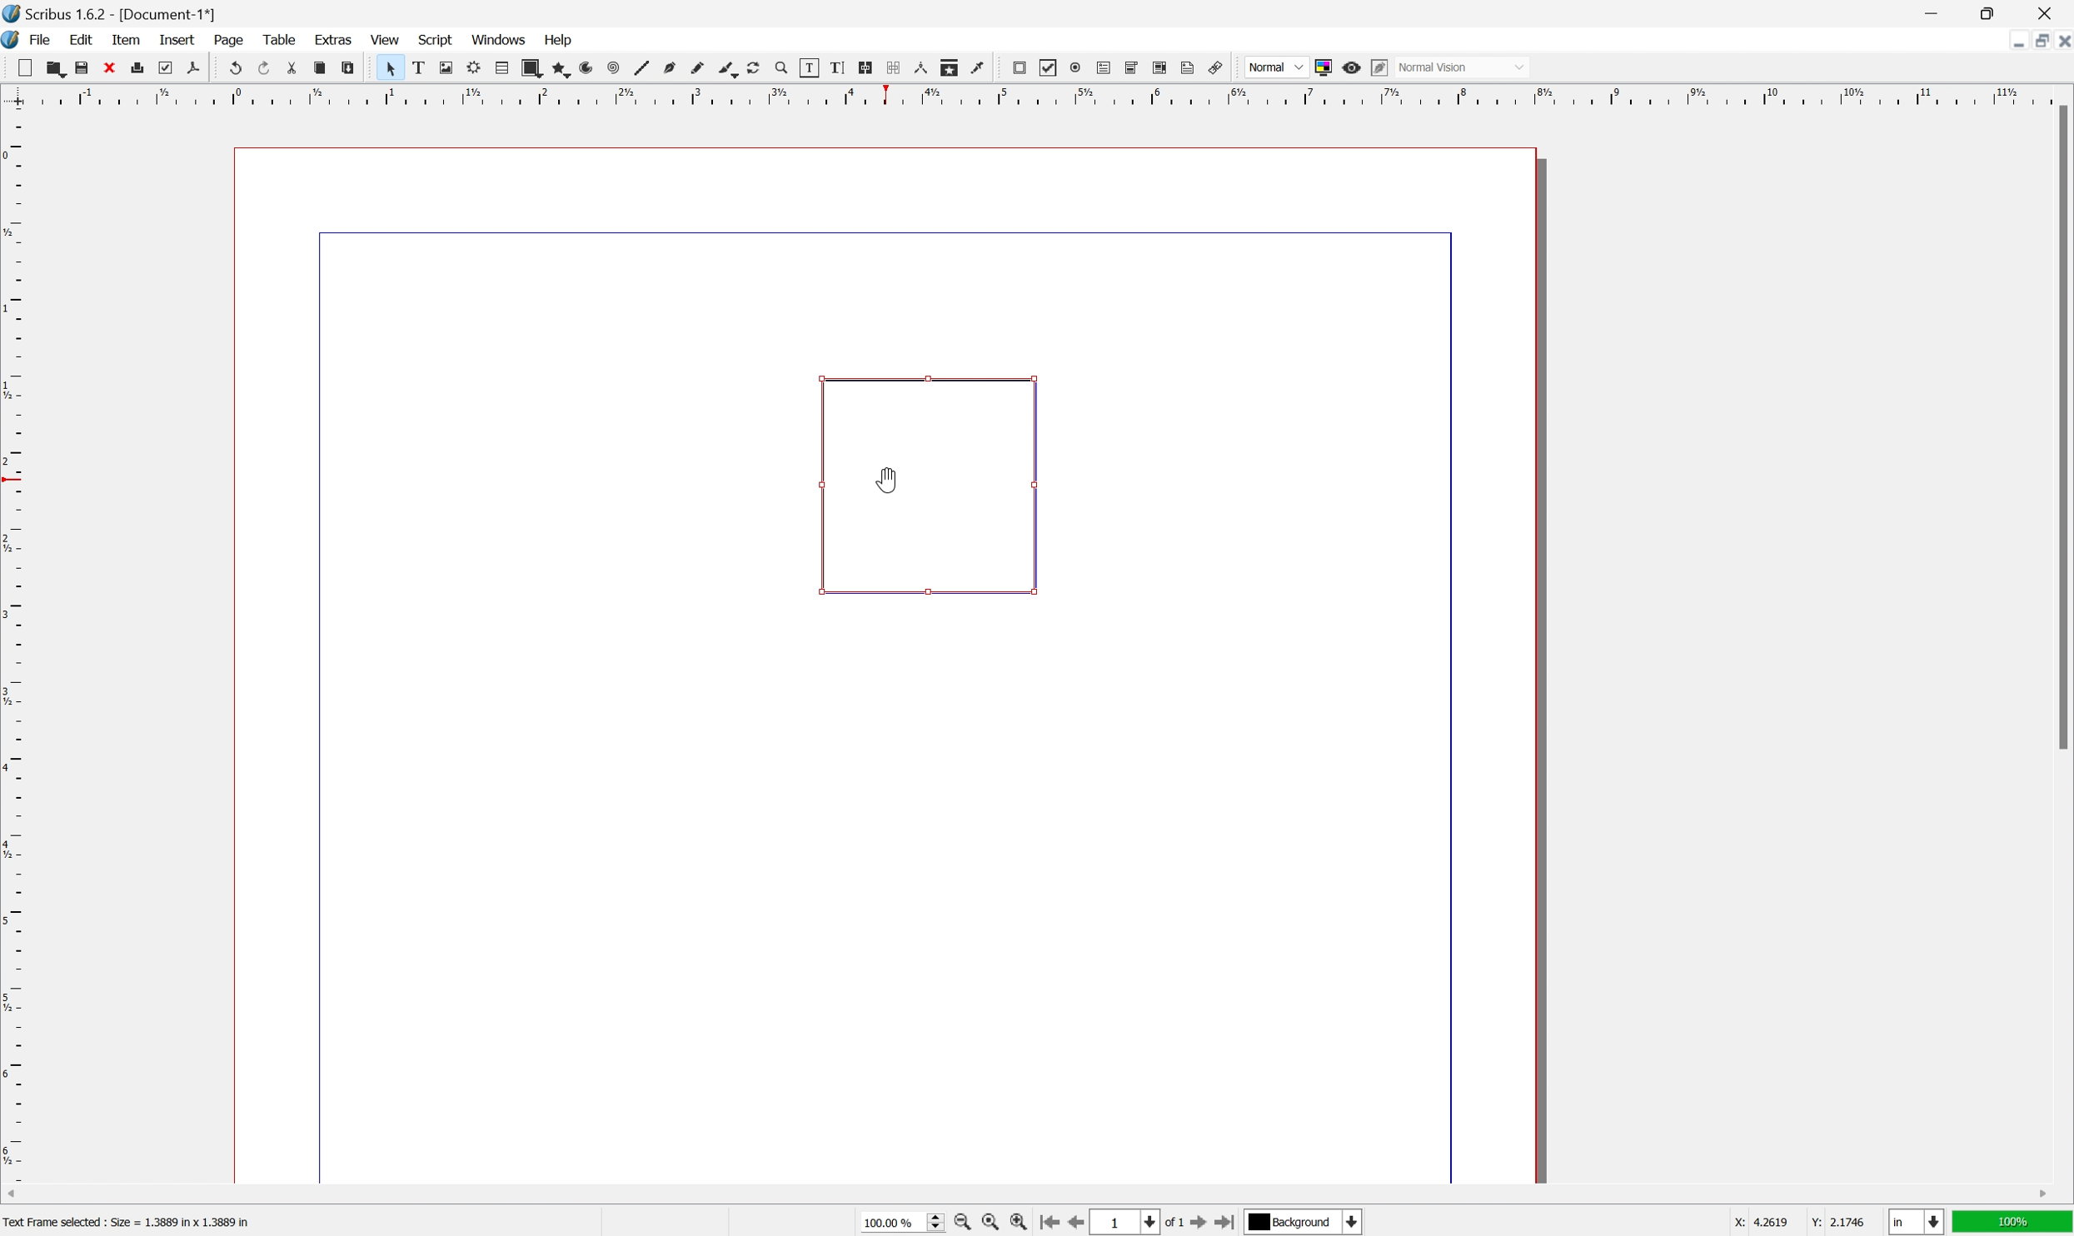 This screenshot has width=2074, height=1236. Describe the element at coordinates (890, 476) in the screenshot. I see `Cursor` at that location.